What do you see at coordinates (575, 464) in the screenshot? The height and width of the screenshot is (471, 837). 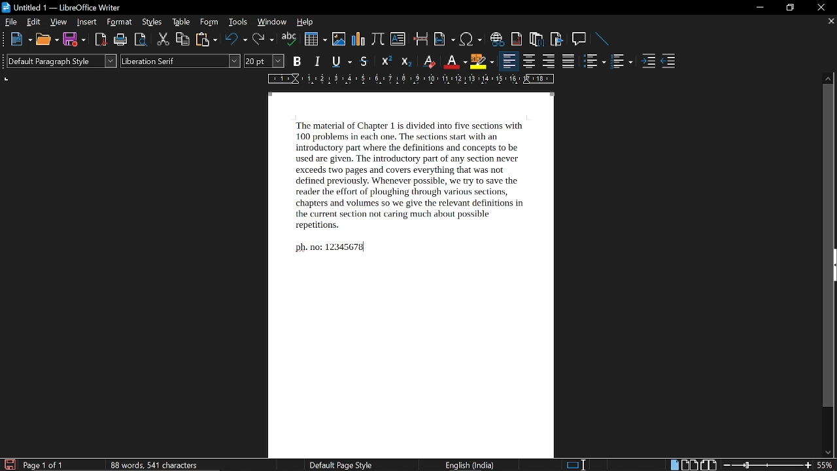 I see `standard selection` at bounding box center [575, 464].